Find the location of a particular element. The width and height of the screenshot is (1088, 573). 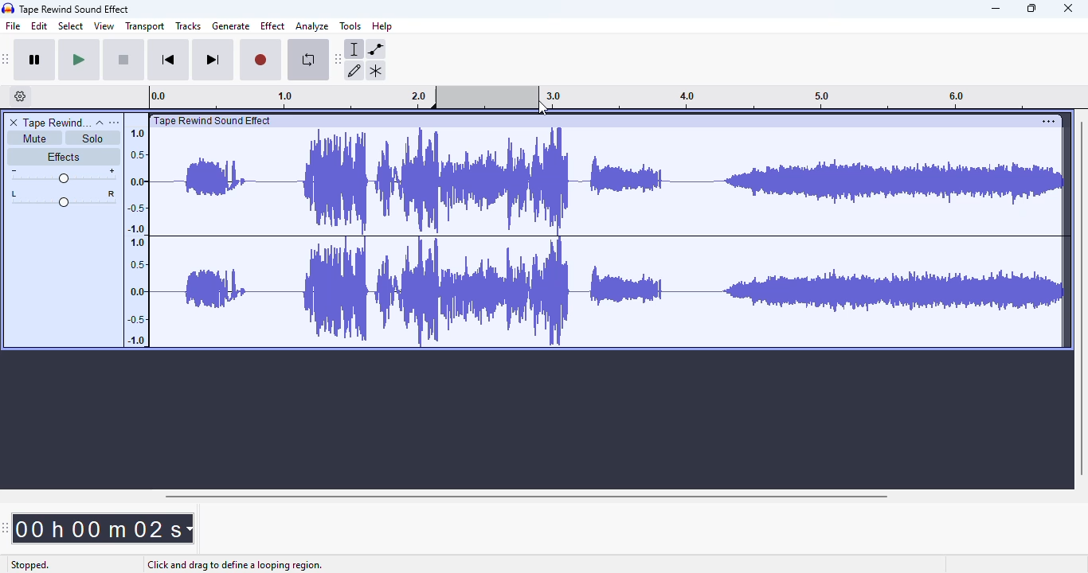

vertical scroll bar is located at coordinates (1082, 294).